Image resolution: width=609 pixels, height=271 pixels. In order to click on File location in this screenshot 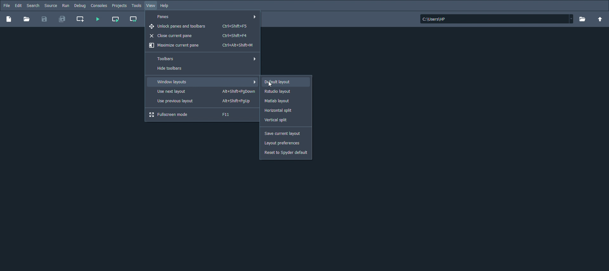, I will do `click(495, 19)`.